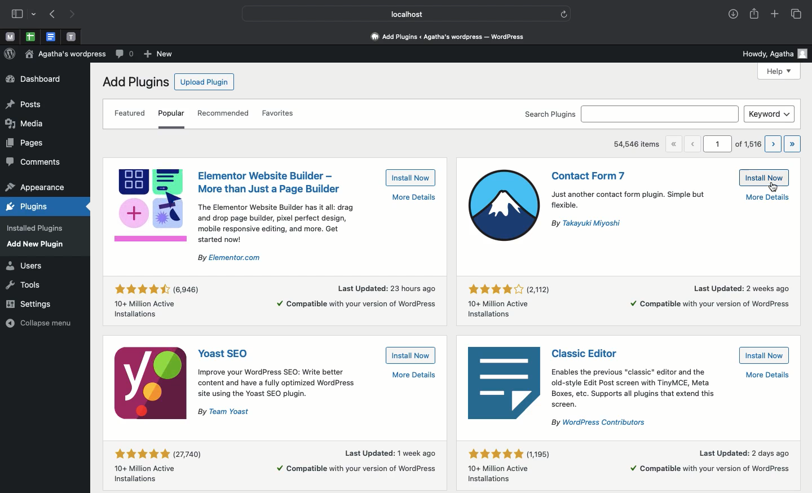  What do you see at coordinates (223, 354) in the screenshot?
I see `Yoast SEO` at bounding box center [223, 354].